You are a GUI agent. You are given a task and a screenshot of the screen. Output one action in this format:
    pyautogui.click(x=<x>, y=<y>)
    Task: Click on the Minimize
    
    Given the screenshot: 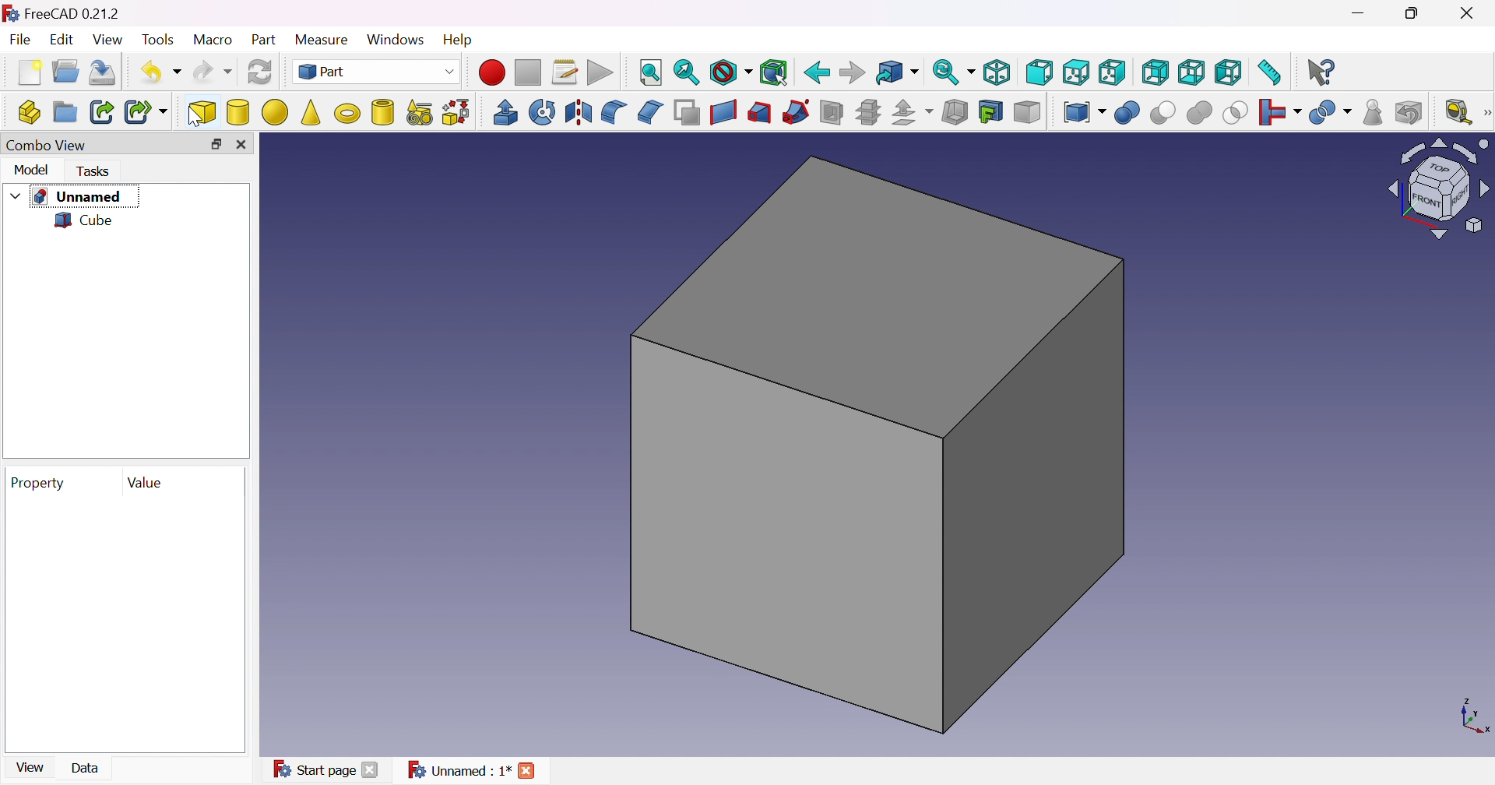 What is the action you would take?
    pyautogui.click(x=1362, y=12)
    